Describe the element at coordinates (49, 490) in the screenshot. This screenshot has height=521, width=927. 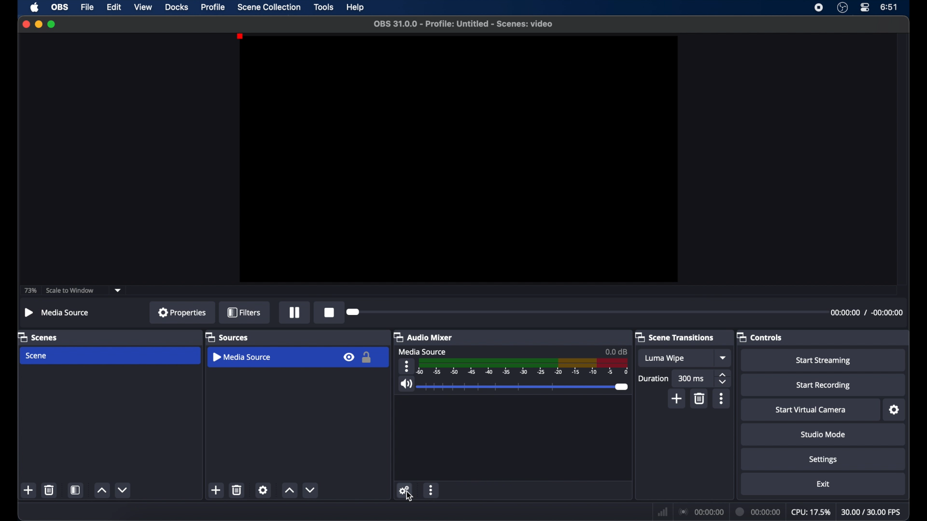
I see `delete` at that location.